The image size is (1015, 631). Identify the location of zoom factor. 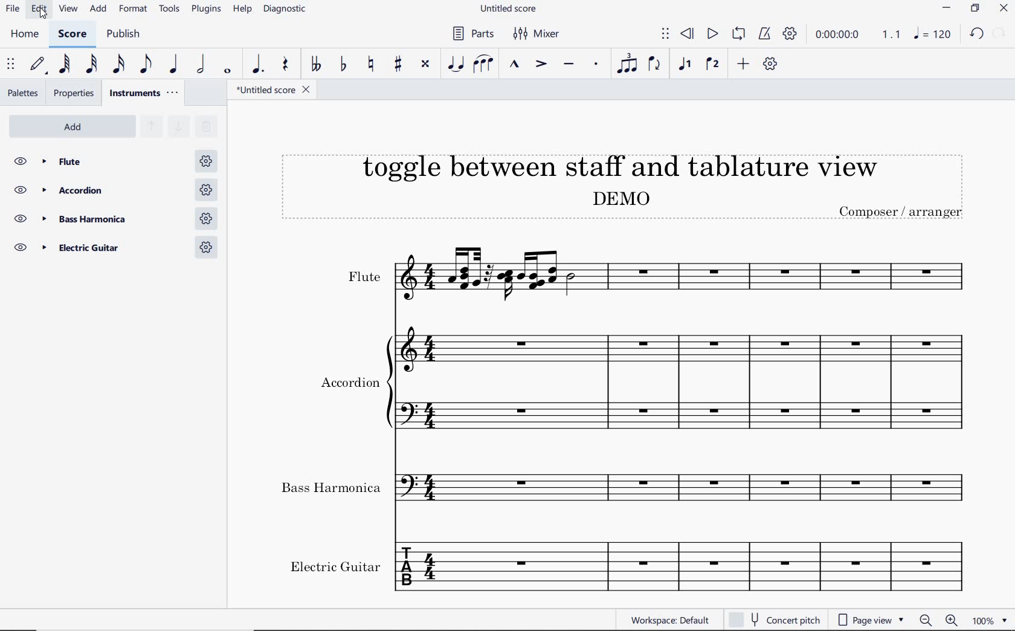
(990, 619).